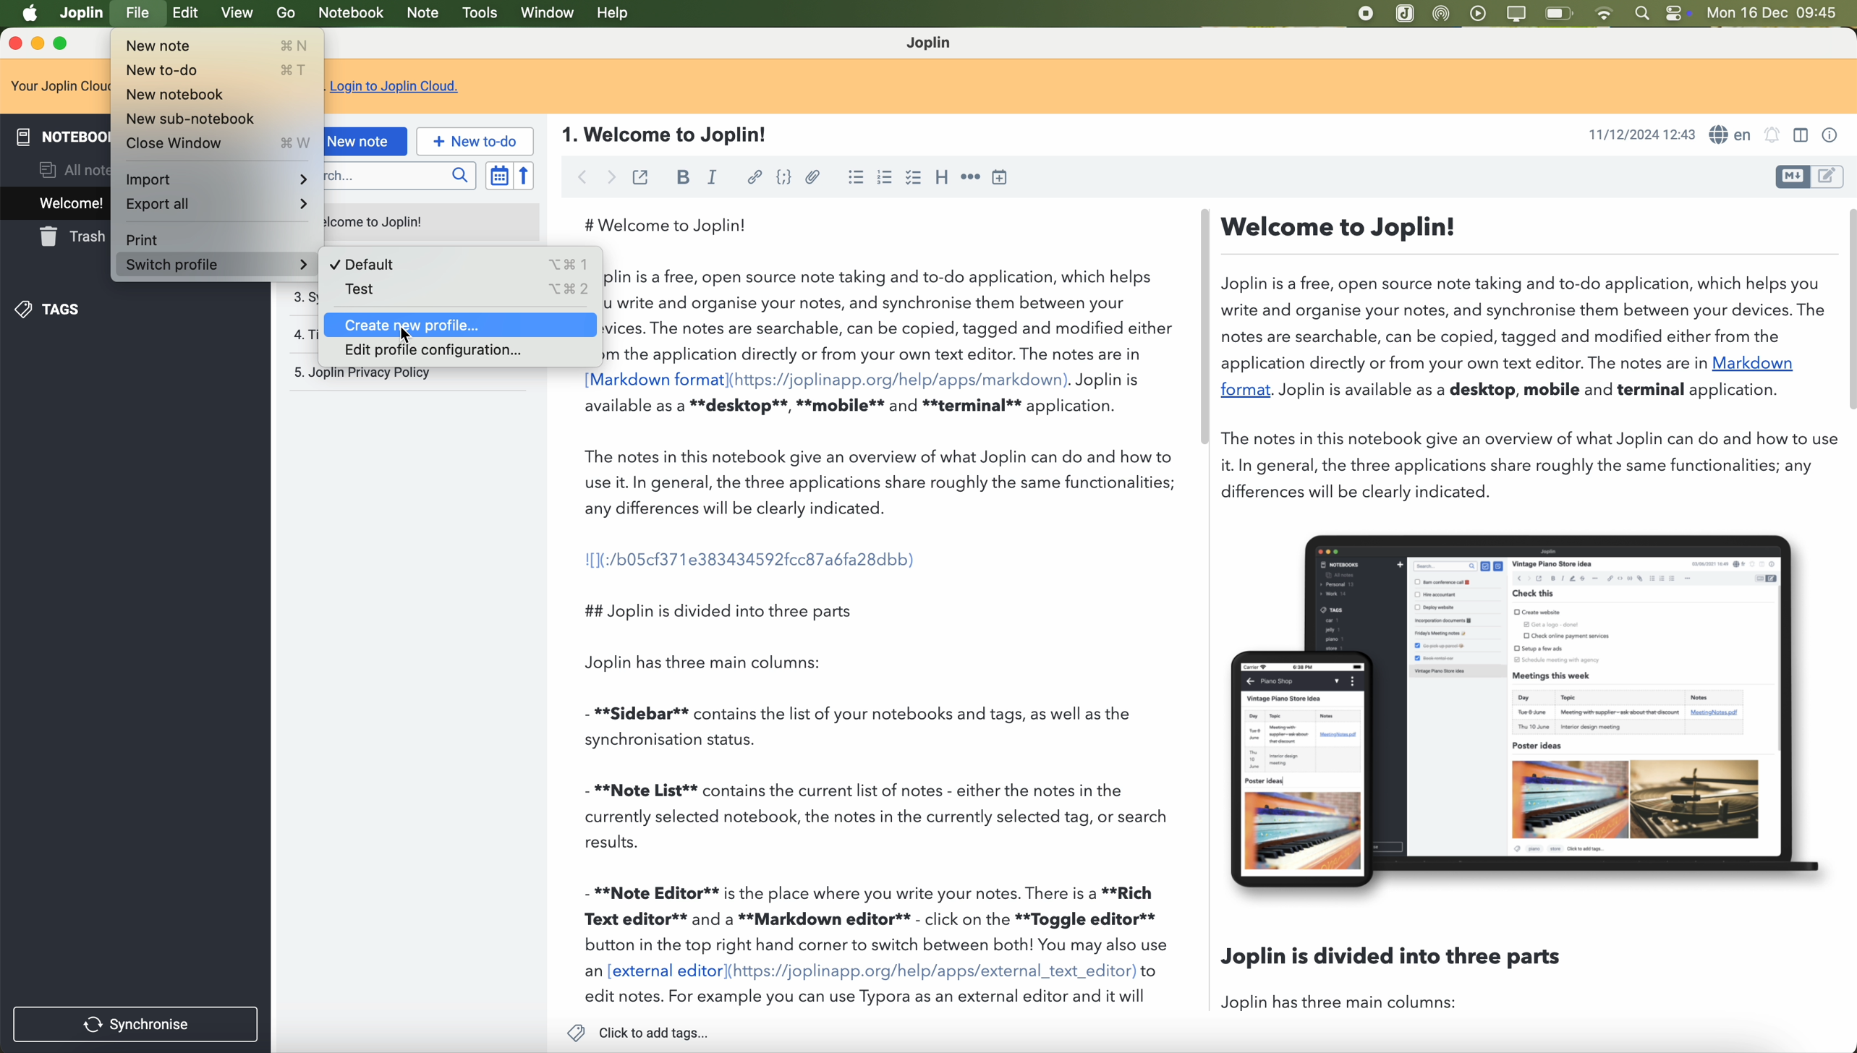  What do you see at coordinates (883, 482) in the screenshot?
I see `The notes in this notebook give an overview of what Joplin can do and how to
use it. In general, the three applications share roughly the same functionalities;
any differences will be clearly indicated.` at bounding box center [883, 482].